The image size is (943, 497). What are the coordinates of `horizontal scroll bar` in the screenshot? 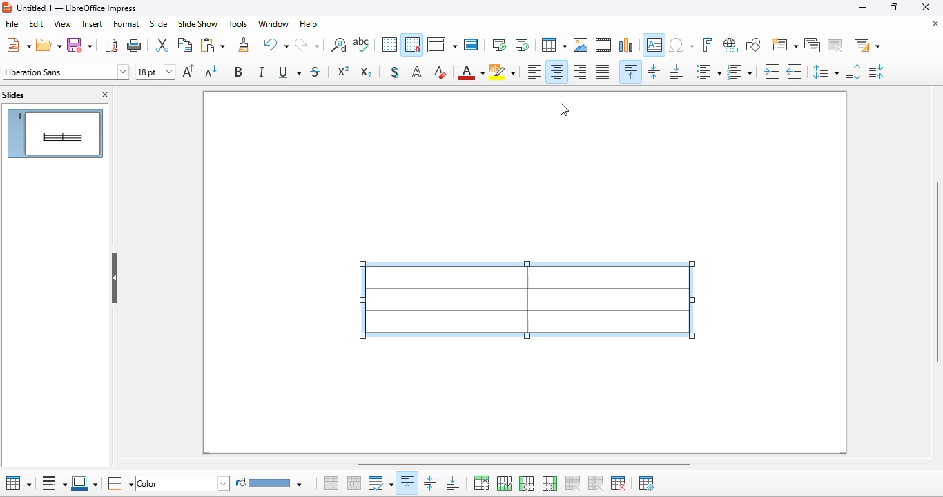 It's located at (526, 464).